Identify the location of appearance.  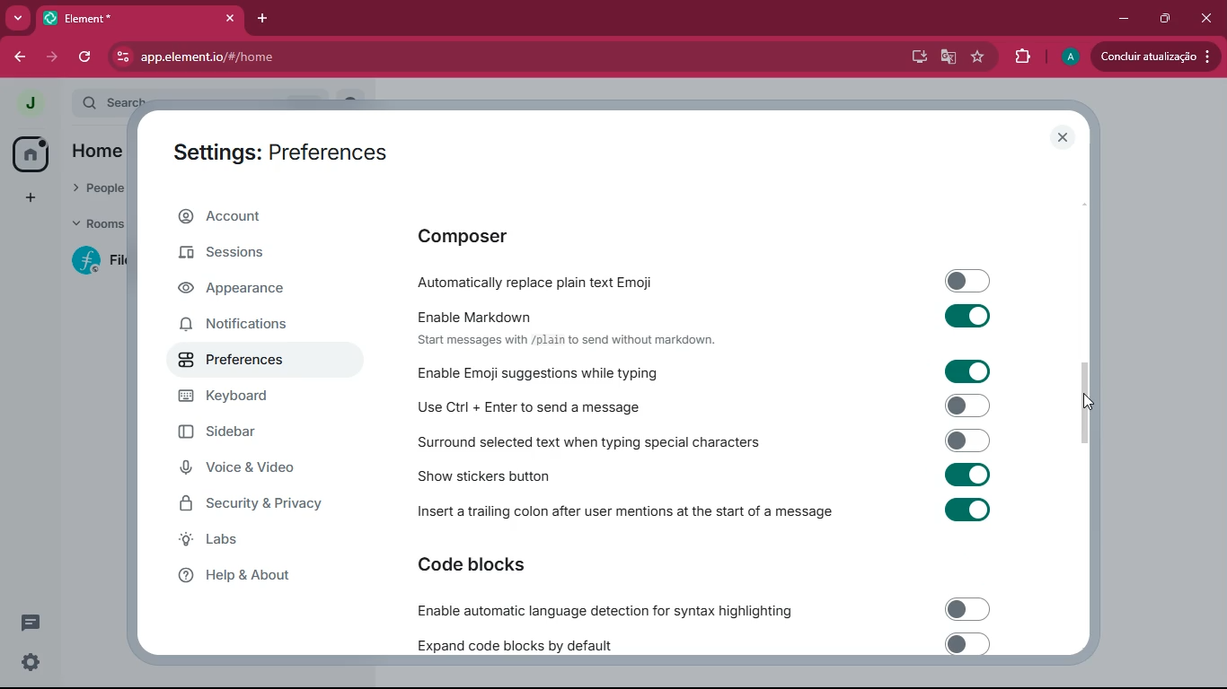
(241, 292).